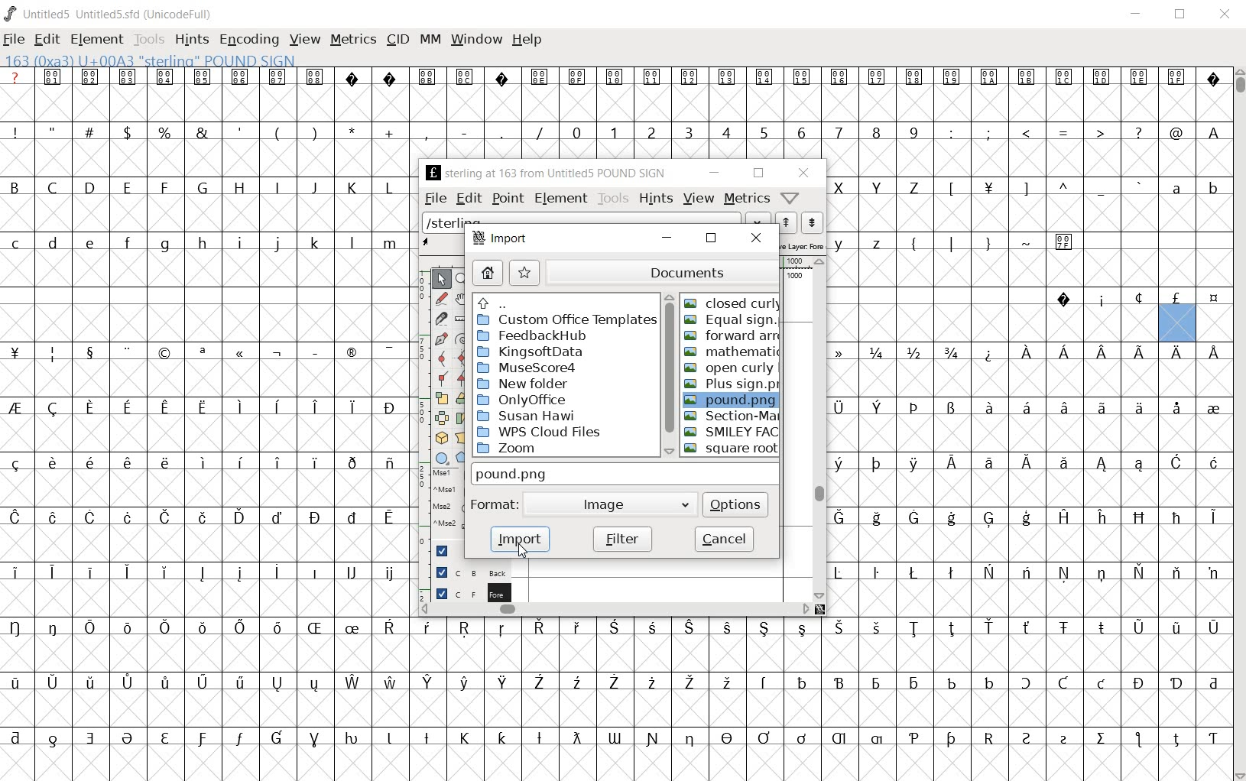  I want to click on Symbol, so click(952, 629).